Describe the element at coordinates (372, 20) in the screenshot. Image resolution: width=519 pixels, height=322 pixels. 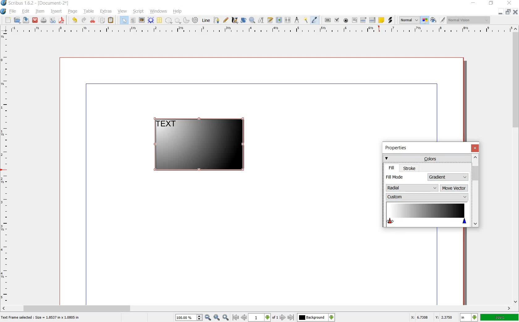
I see `pdf list box` at that location.